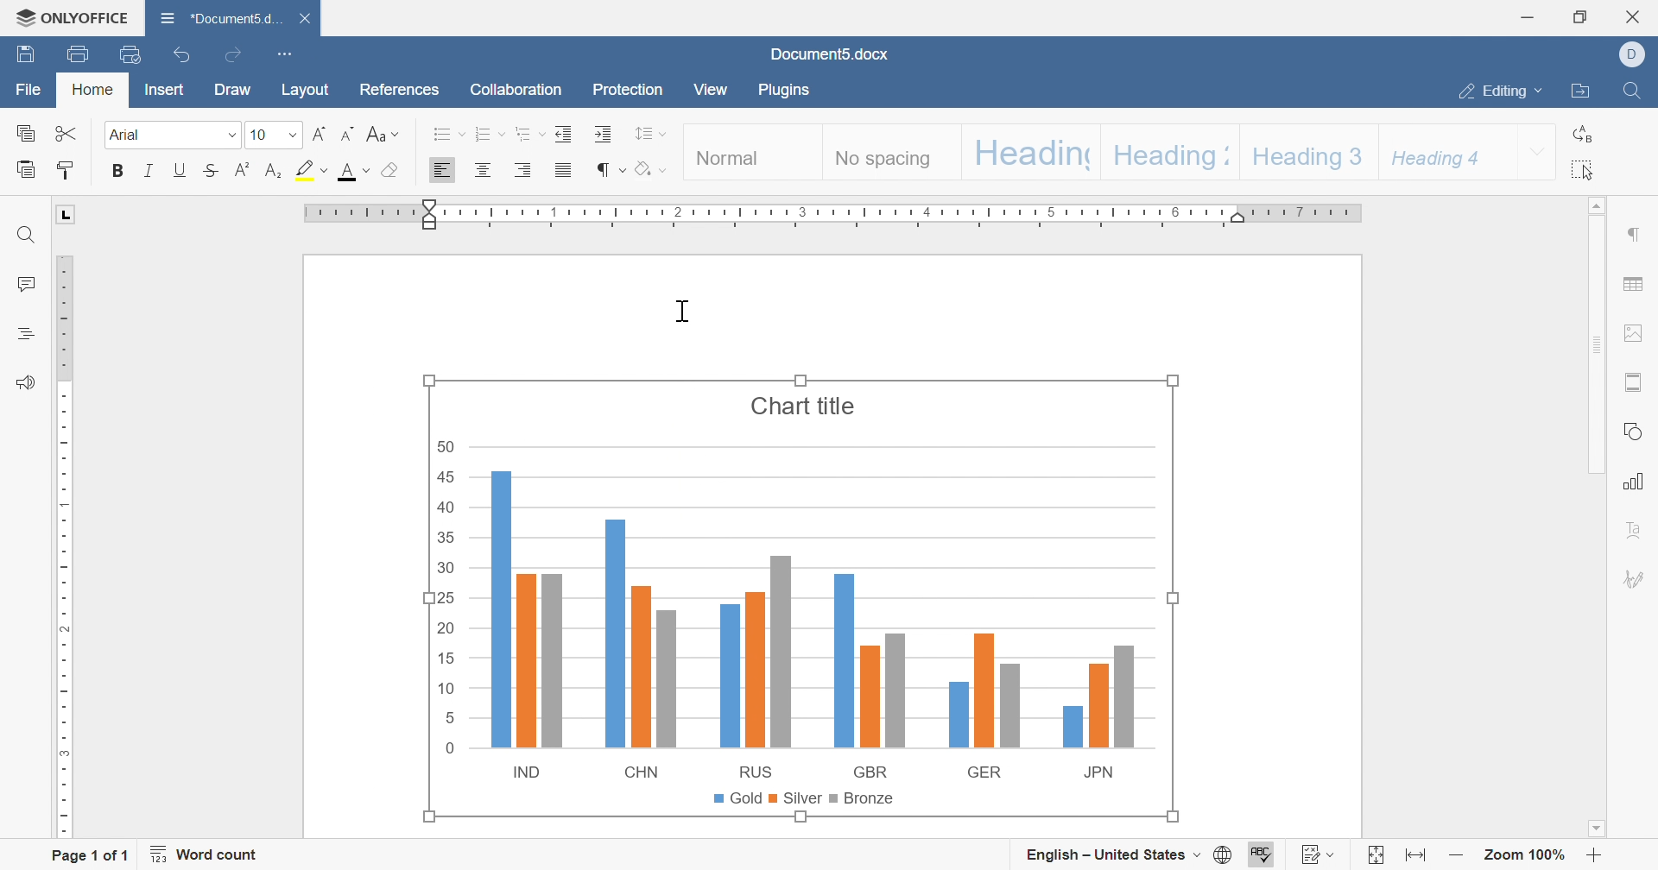 The height and width of the screenshot is (870, 1658). Describe the element at coordinates (1264, 854) in the screenshot. I see `spell checking` at that location.